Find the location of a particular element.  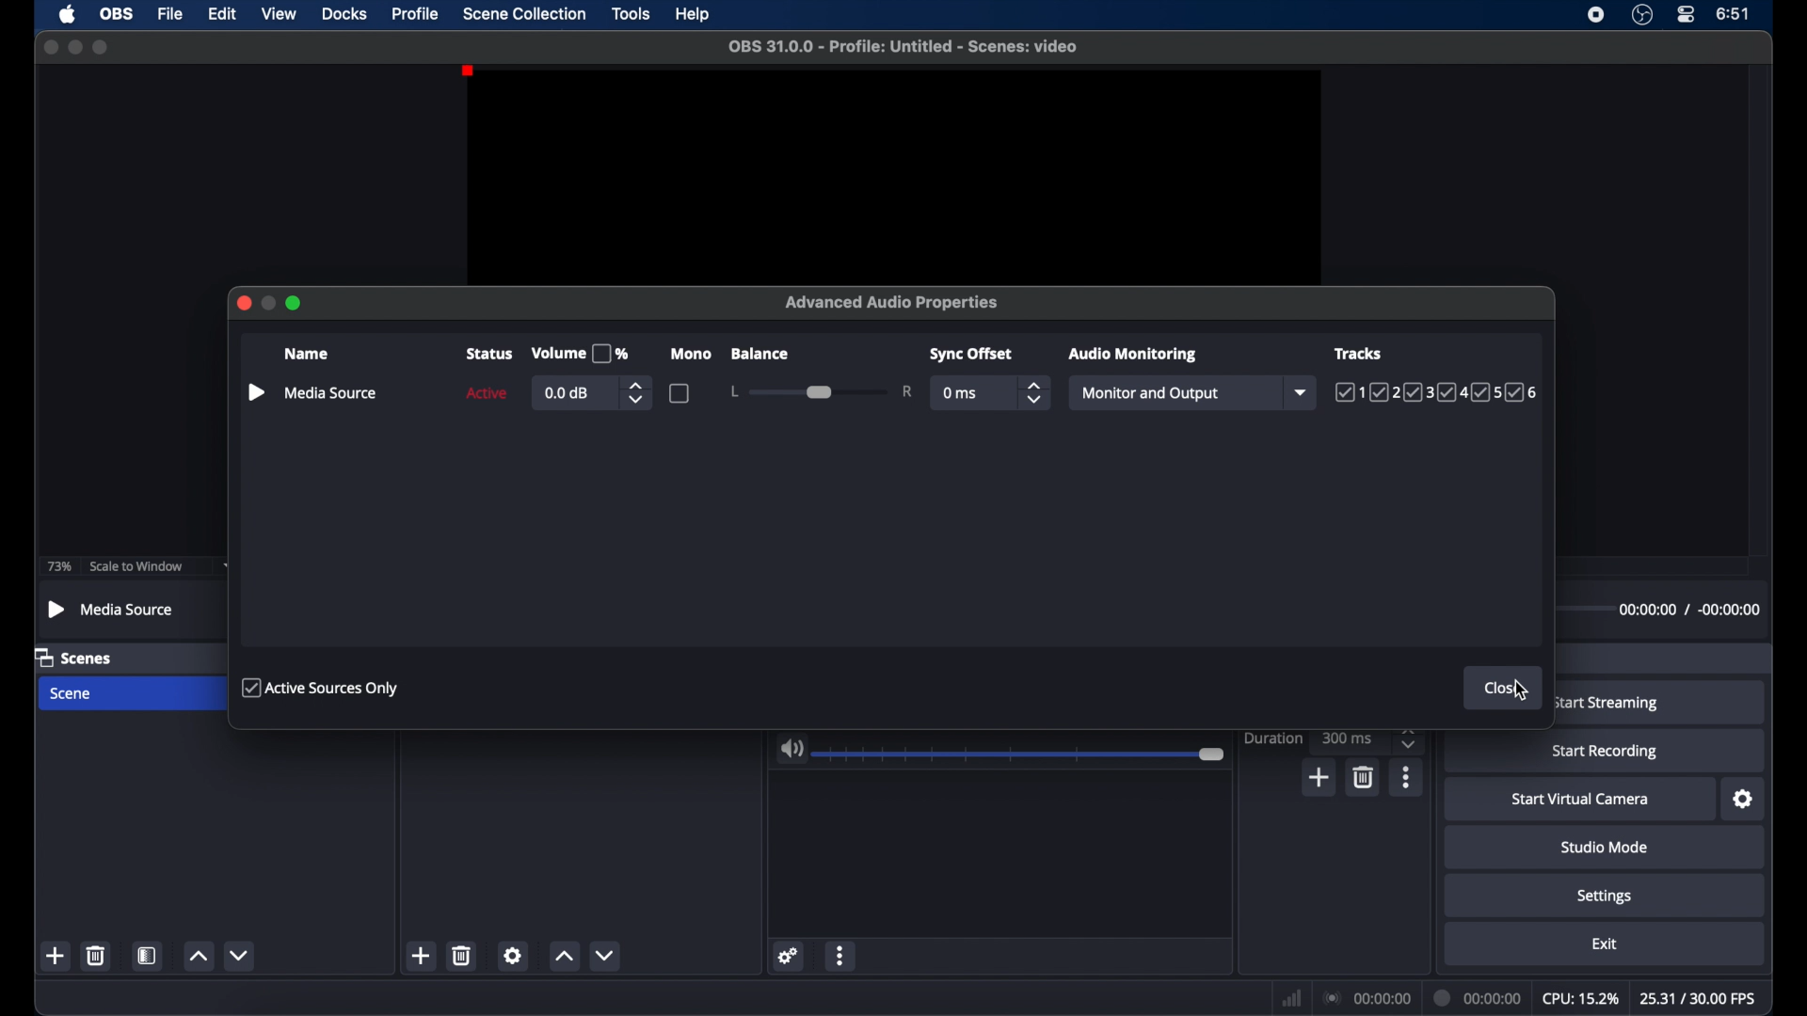

dropdown is located at coordinates (1300, 388).